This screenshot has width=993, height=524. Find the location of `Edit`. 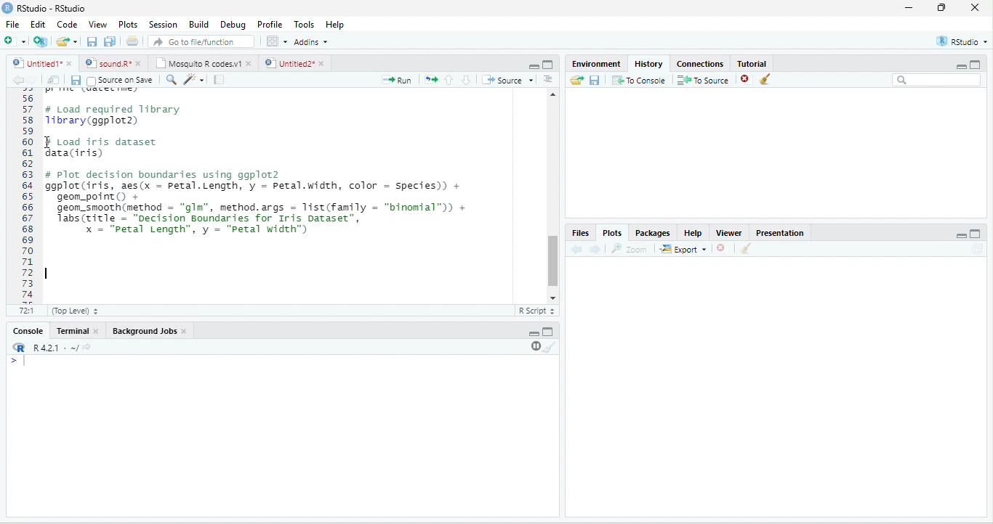

Edit is located at coordinates (38, 23).